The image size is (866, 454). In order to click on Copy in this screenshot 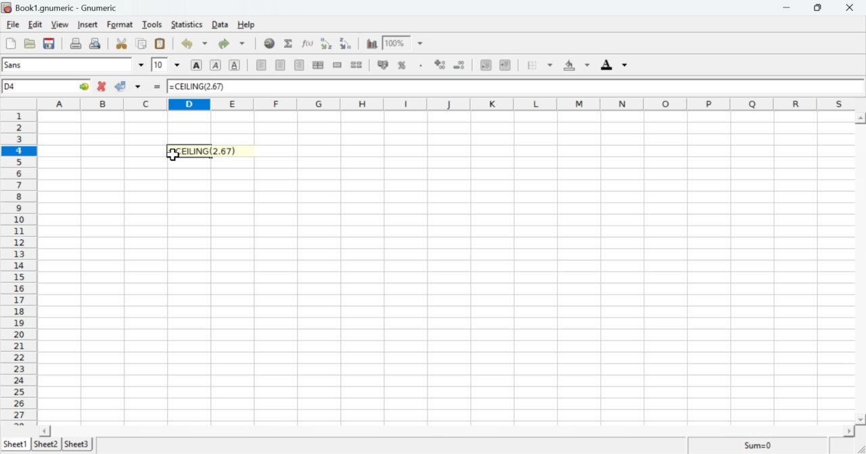, I will do `click(141, 44)`.